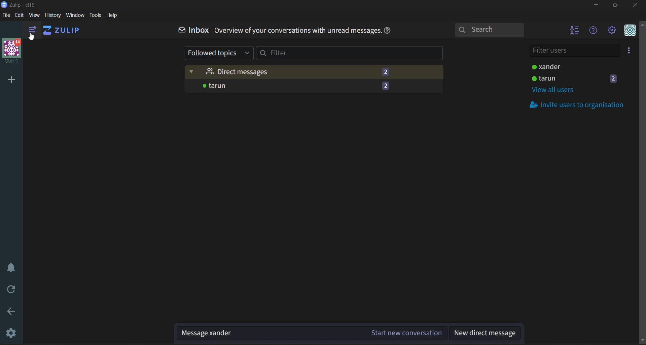 This screenshot has height=345, width=646. What do you see at coordinates (595, 30) in the screenshot?
I see `help menu` at bounding box center [595, 30].